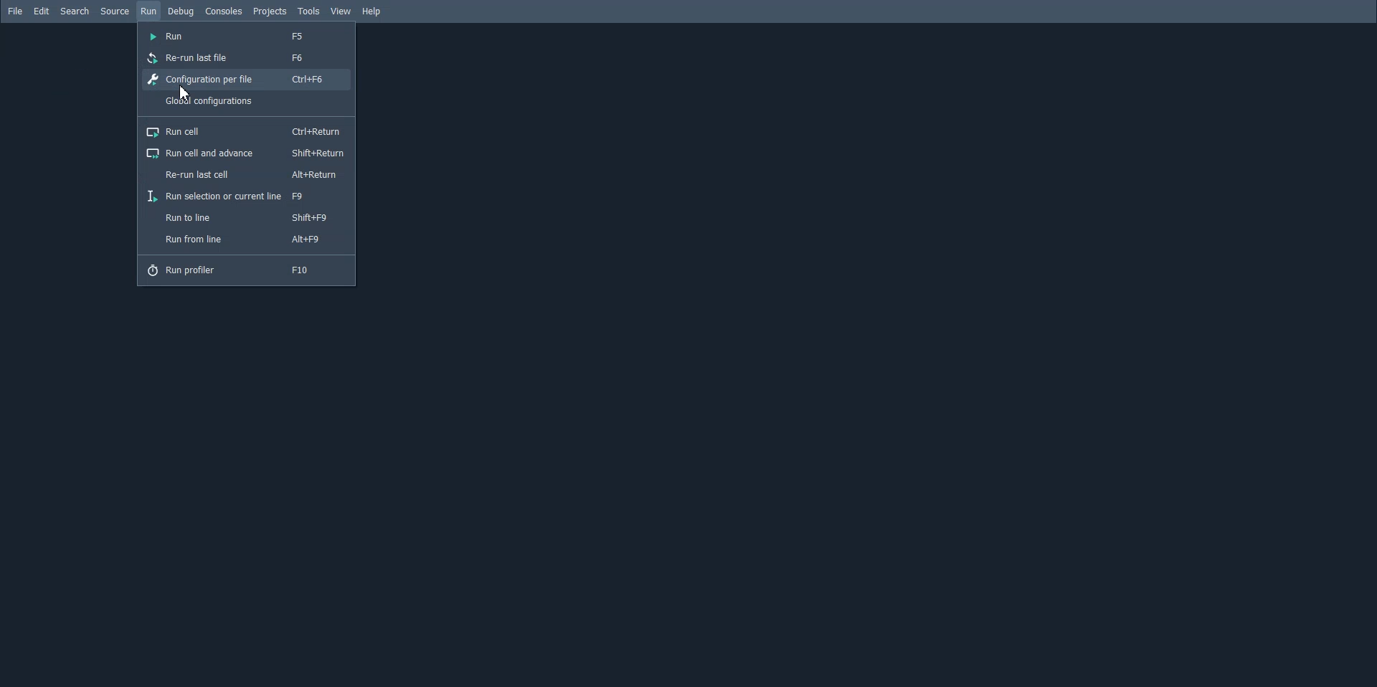 The image size is (1377, 687). Describe the element at coordinates (181, 11) in the screenshot. I see `Debug` at that location.